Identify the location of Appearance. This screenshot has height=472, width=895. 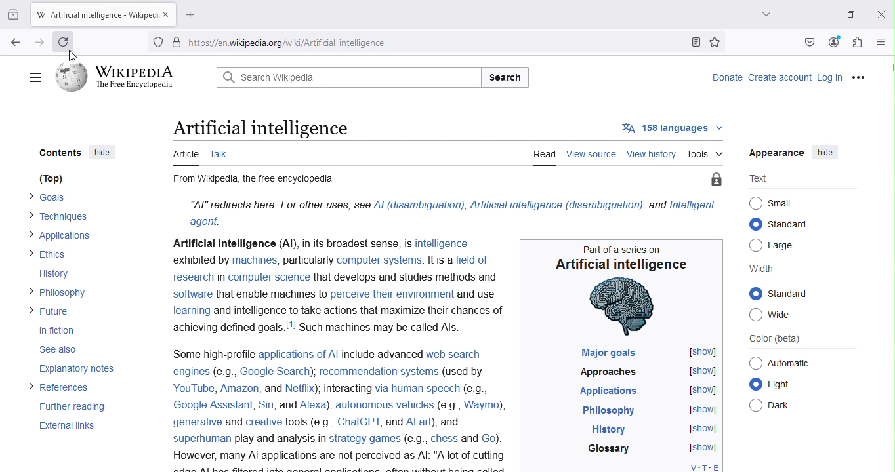
(778, 155).